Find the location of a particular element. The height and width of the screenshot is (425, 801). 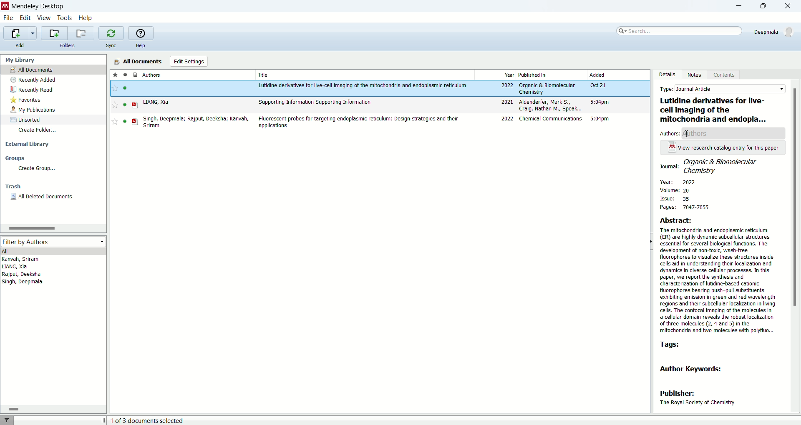

author is located at coordinates (723, 132).